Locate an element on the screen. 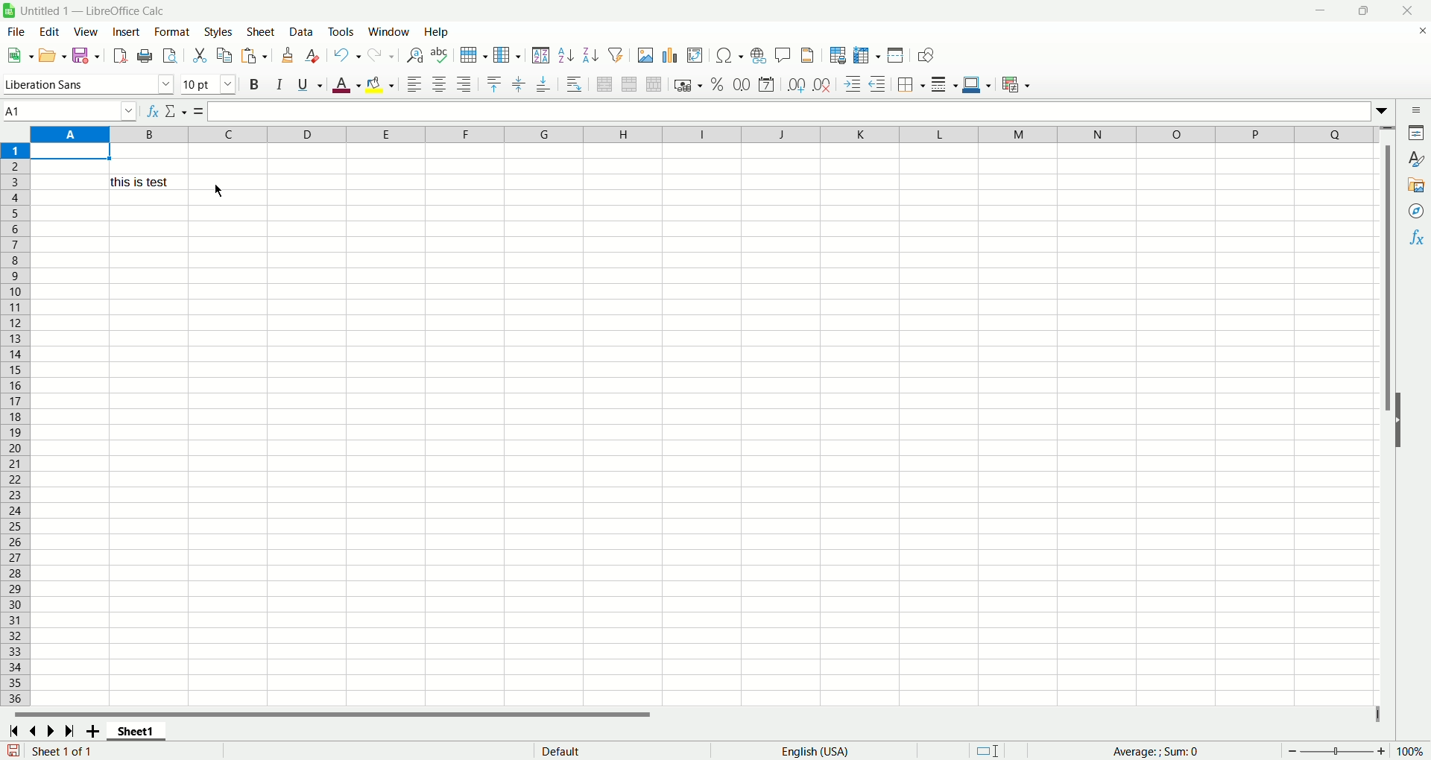 The height and width of the screenshot is (760, 1431). fisrt sheet is located at coordinates (13, 731).